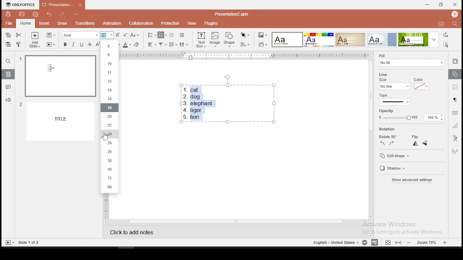 This screenshot has height=260, width=463. What do you see at coordinates (51, 44) in the screenshot?
I see `start slideshow` at bounding box center [51, 44].